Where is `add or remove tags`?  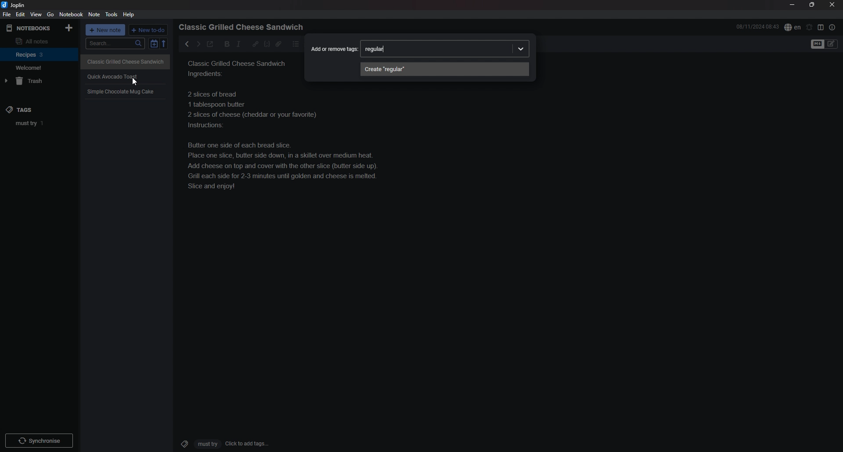 add or remove tags is located at coordinates (333, 48).